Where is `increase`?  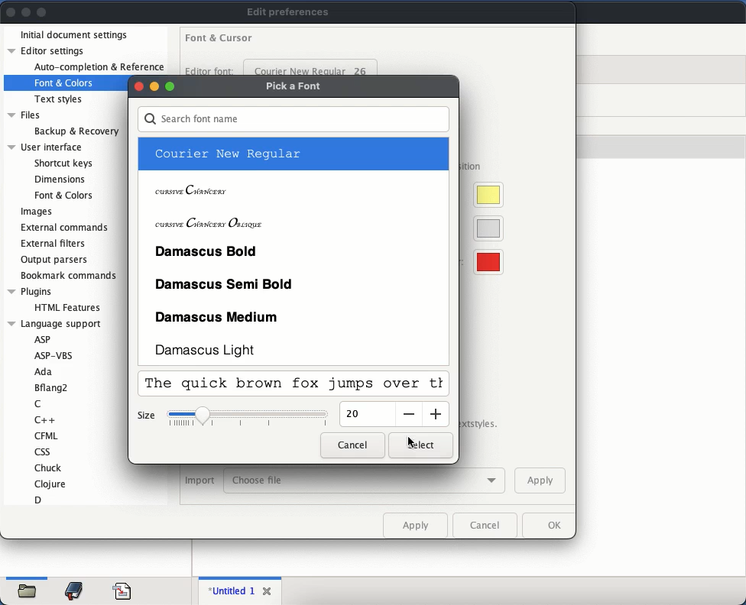 increase is located at coordinates (436, 413).